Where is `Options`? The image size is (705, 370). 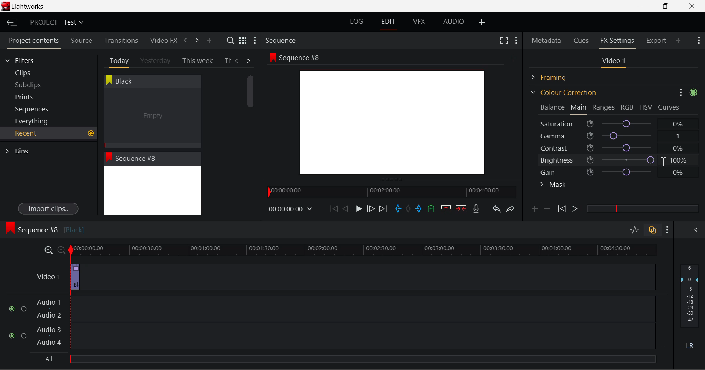 Options is located at coordinates (680, 93).